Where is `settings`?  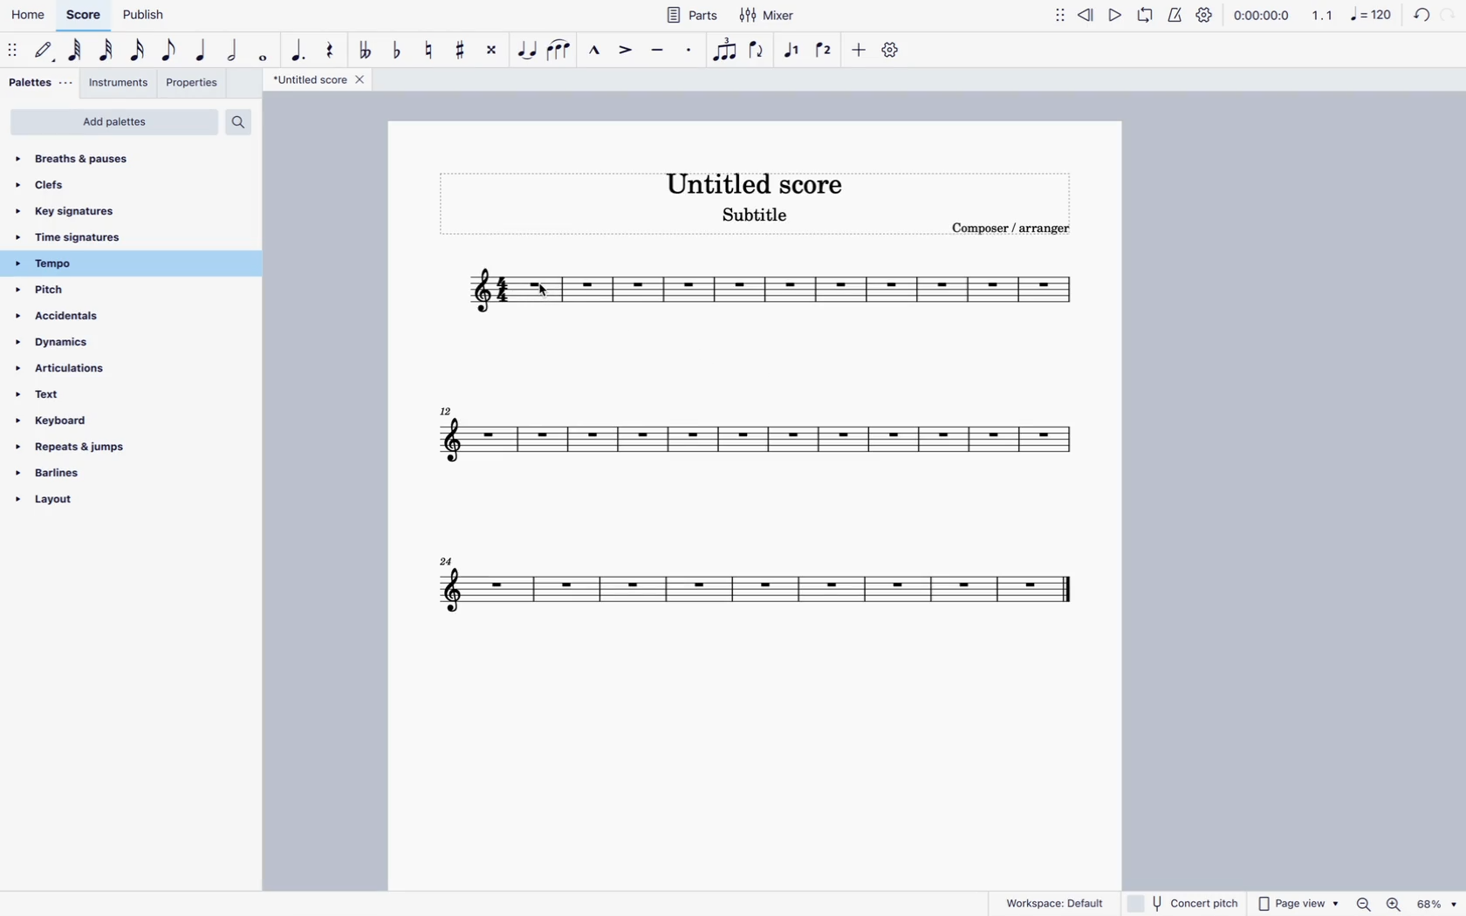 settings is located at coordinates (892, 51).